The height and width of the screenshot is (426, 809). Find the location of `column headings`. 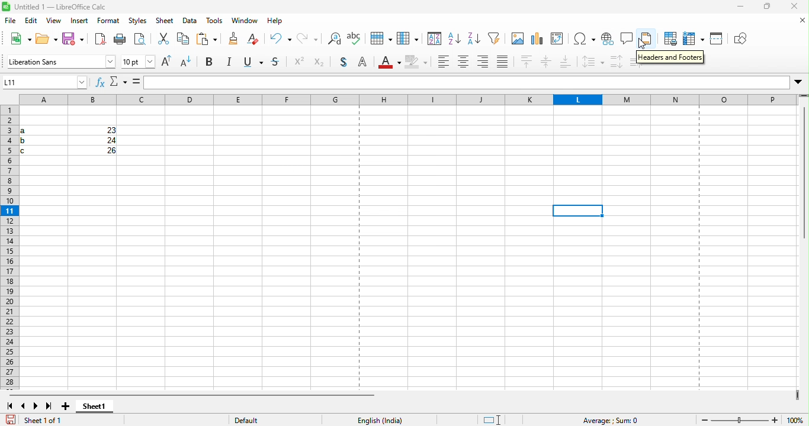

column headings is located at coordinates (409, 101).